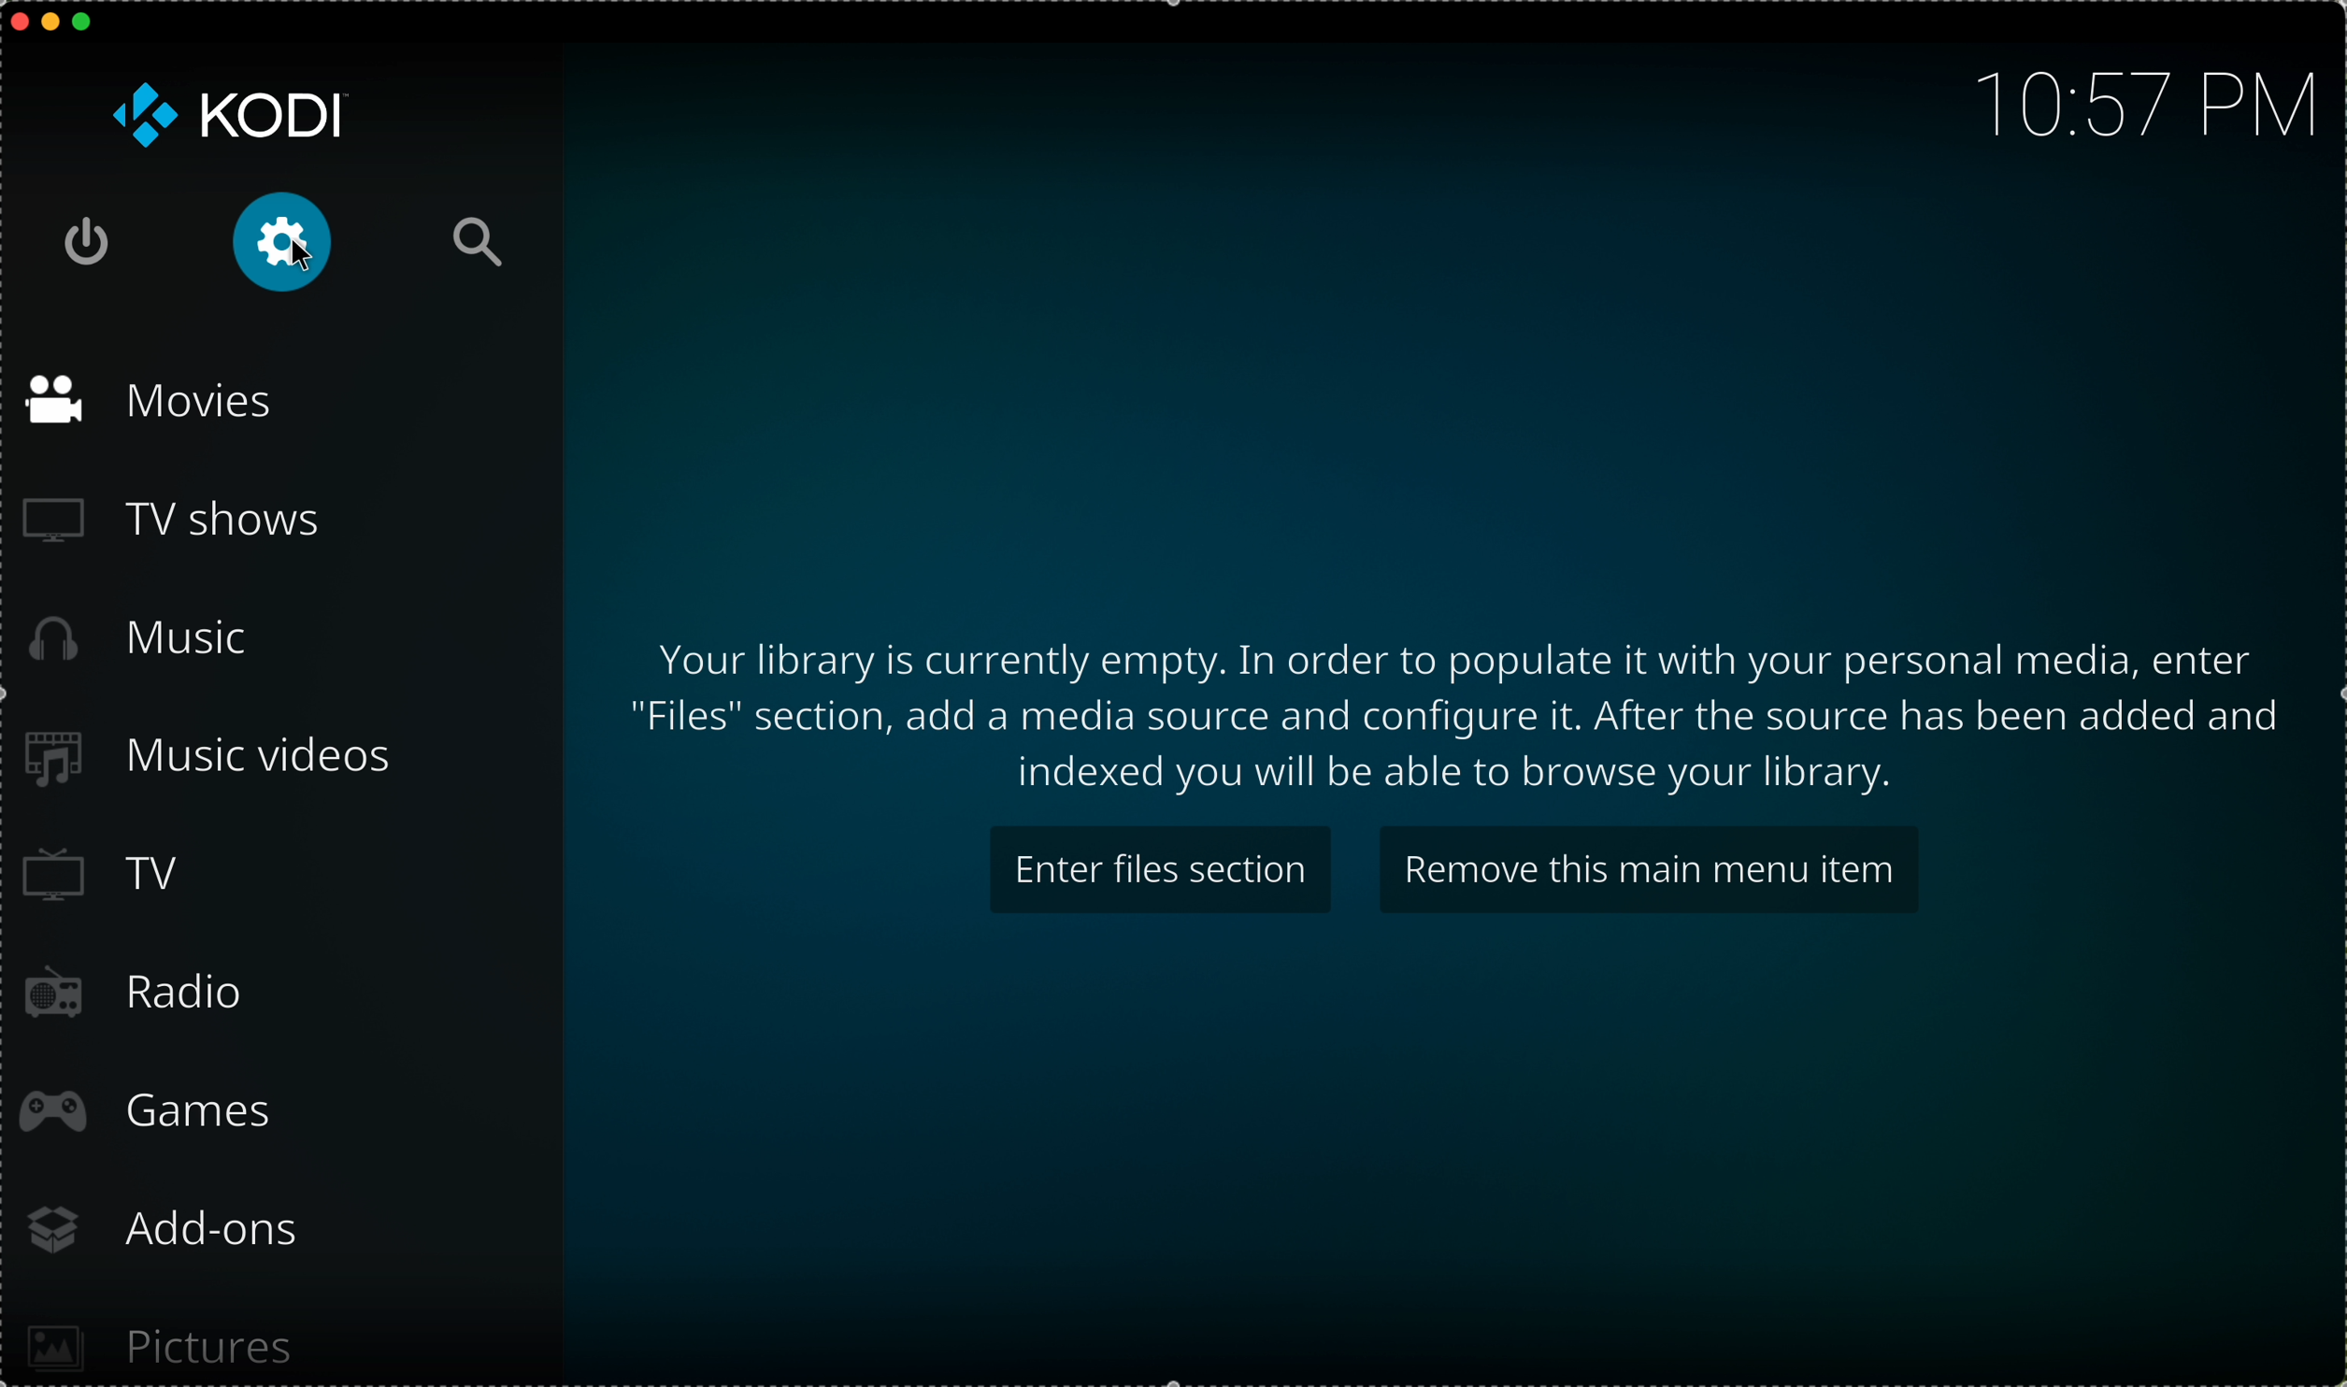  Describe the element at coordinates (154, 1112) in the screenshot. I see `games` at that location.